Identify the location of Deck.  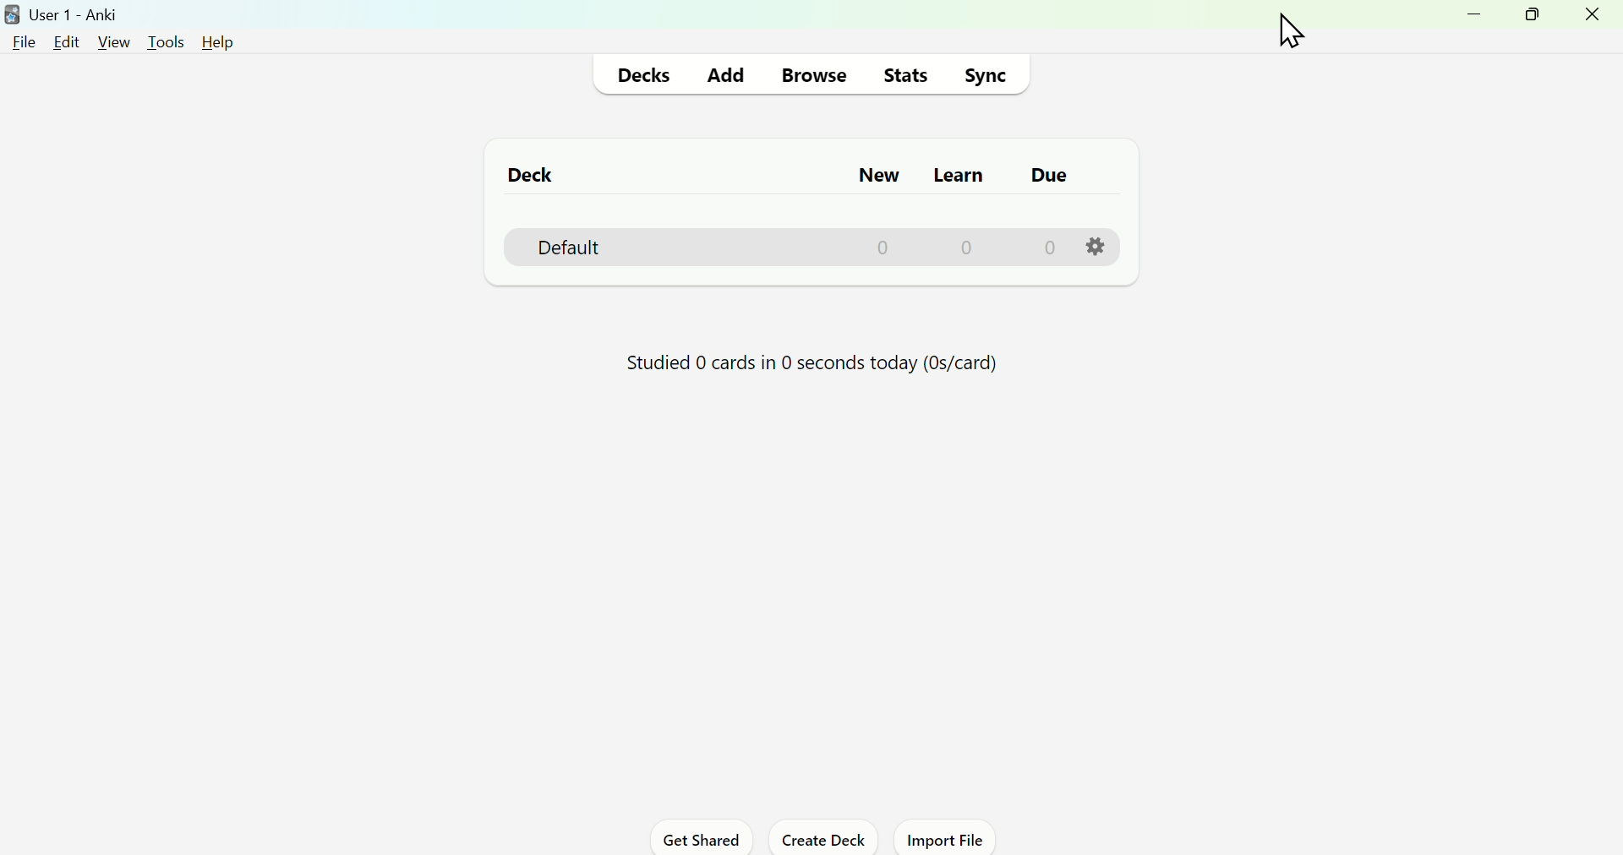
(526, 175).